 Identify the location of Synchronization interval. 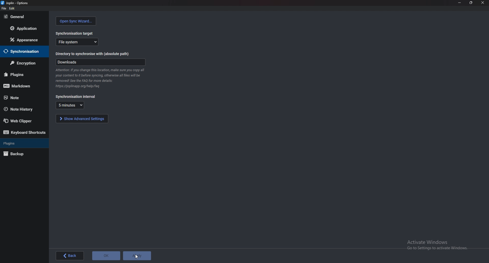
(76, 97).